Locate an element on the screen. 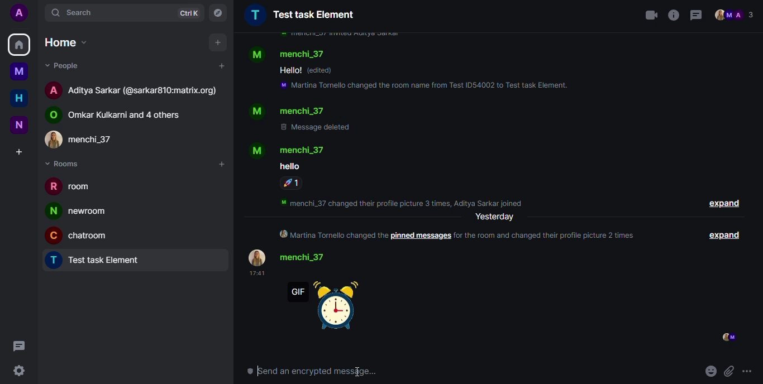 The image size is (763, 384). add is located at coordinates (218, 42).